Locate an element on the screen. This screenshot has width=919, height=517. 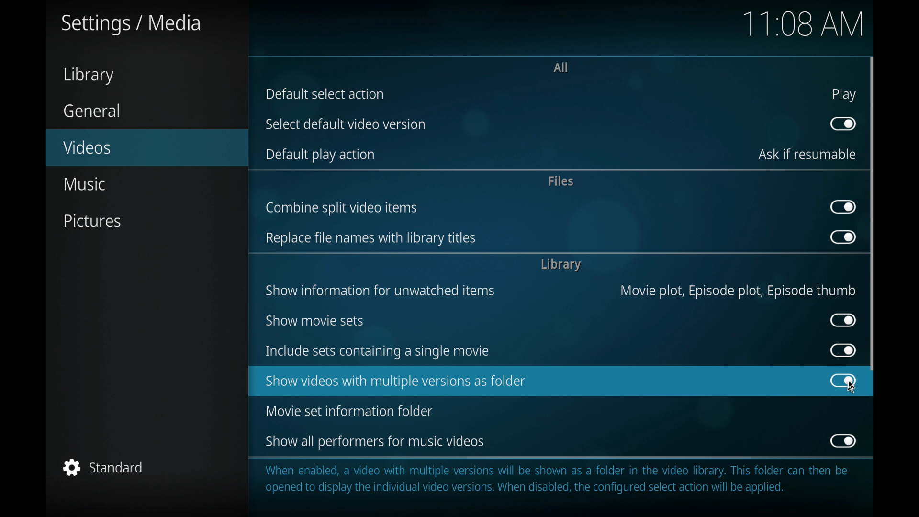
toggle button is located at coordinates (843, 381).